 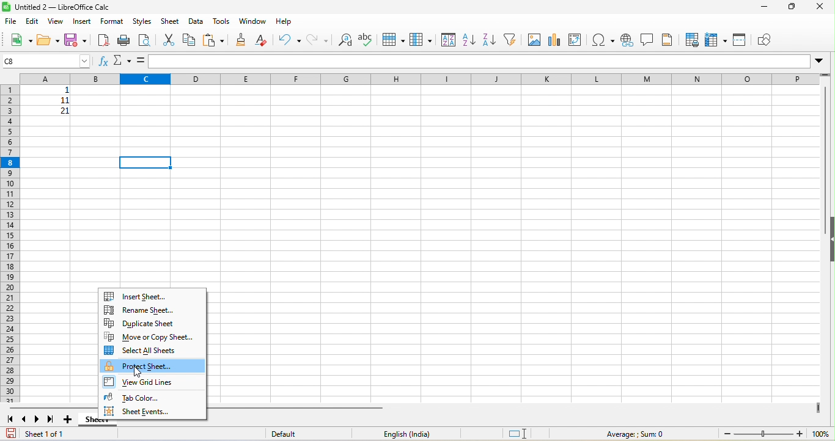 What do you see at coordinates (47, 60) in the screenshot?
I see `selected cell number` at bounding box center [47, 60].